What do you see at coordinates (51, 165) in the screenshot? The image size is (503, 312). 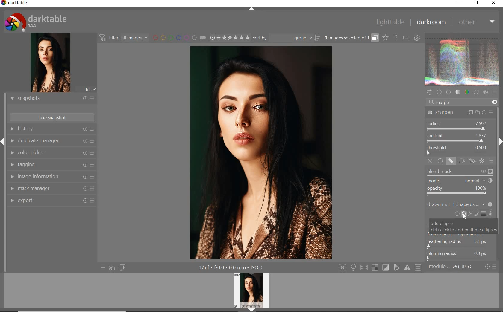 I see `TAGGING` at bounding box center [51, 165].